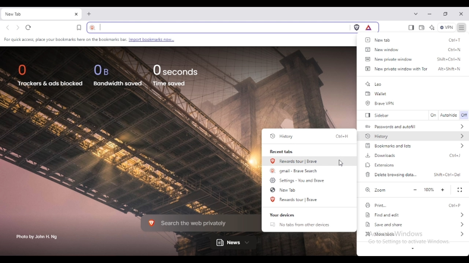 This screenshot has height=263, width=469. I want to click on close, so click(461, 14).